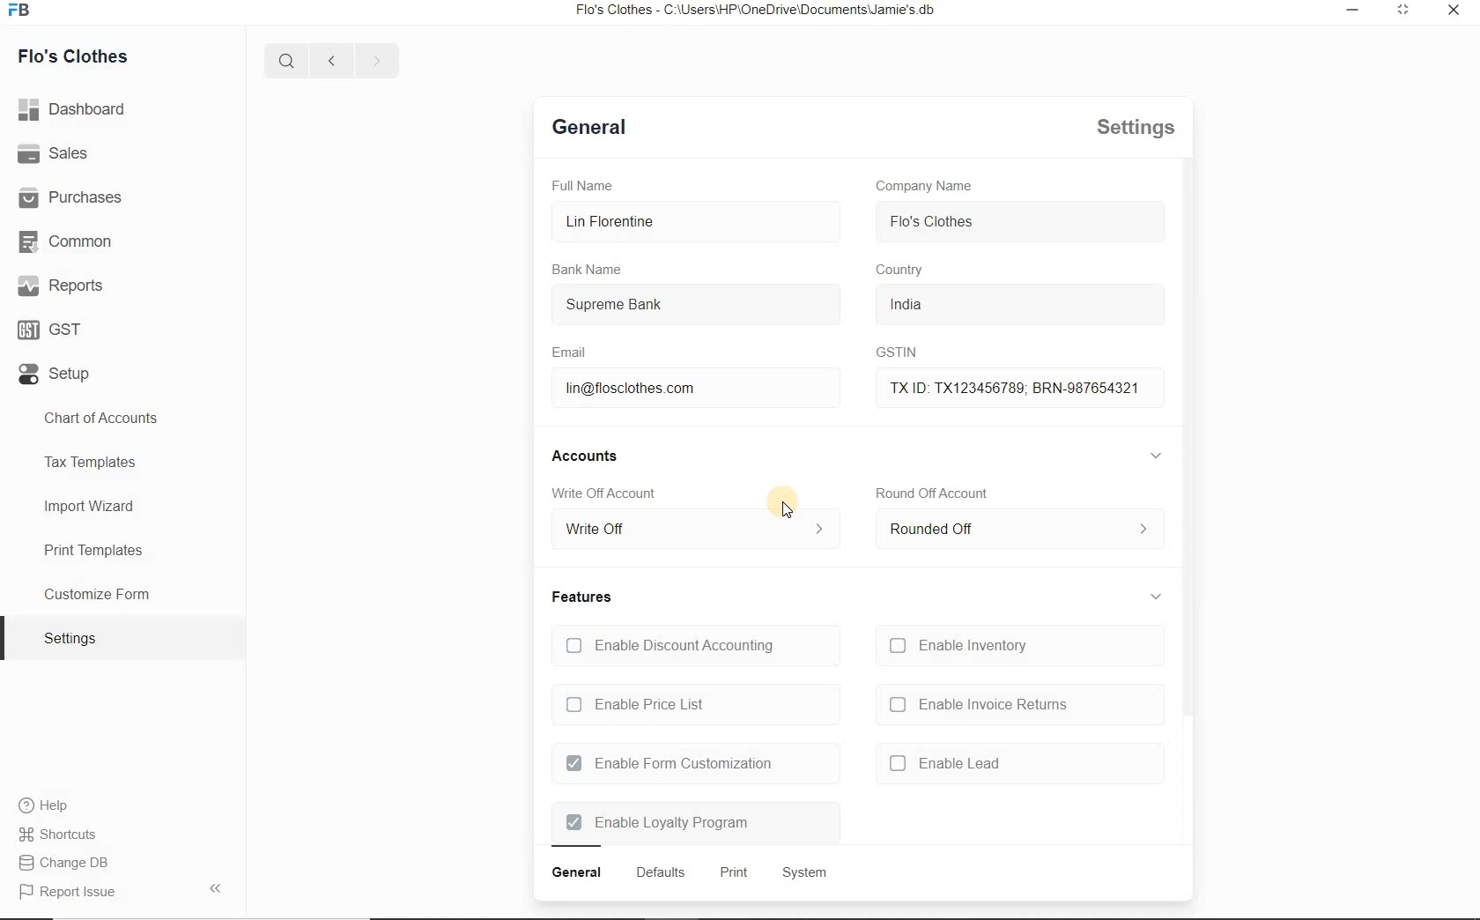 This screenshot has width=1480, height=920. What do you see at coordinates (902, 271) in the screenshot?
I see `Country` at bounding box center [902, 271].